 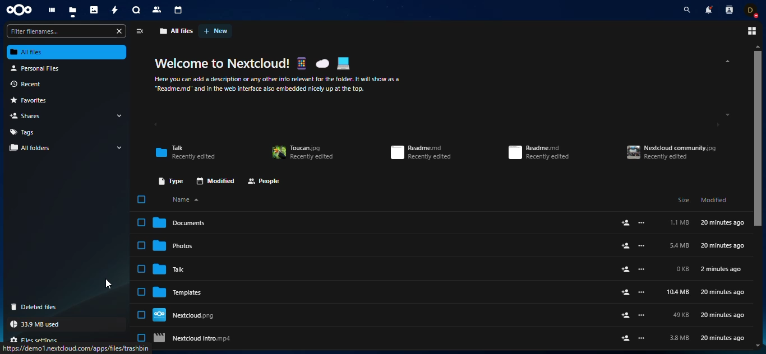 I want to click on 20 minutes ago, so click(x=723, y=315).